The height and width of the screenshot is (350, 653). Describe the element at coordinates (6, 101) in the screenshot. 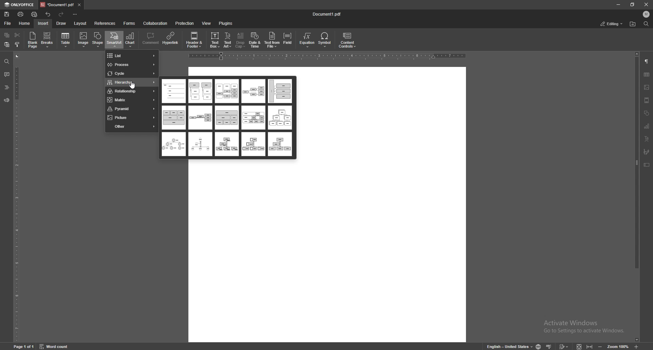

I see `feedback` at that location.